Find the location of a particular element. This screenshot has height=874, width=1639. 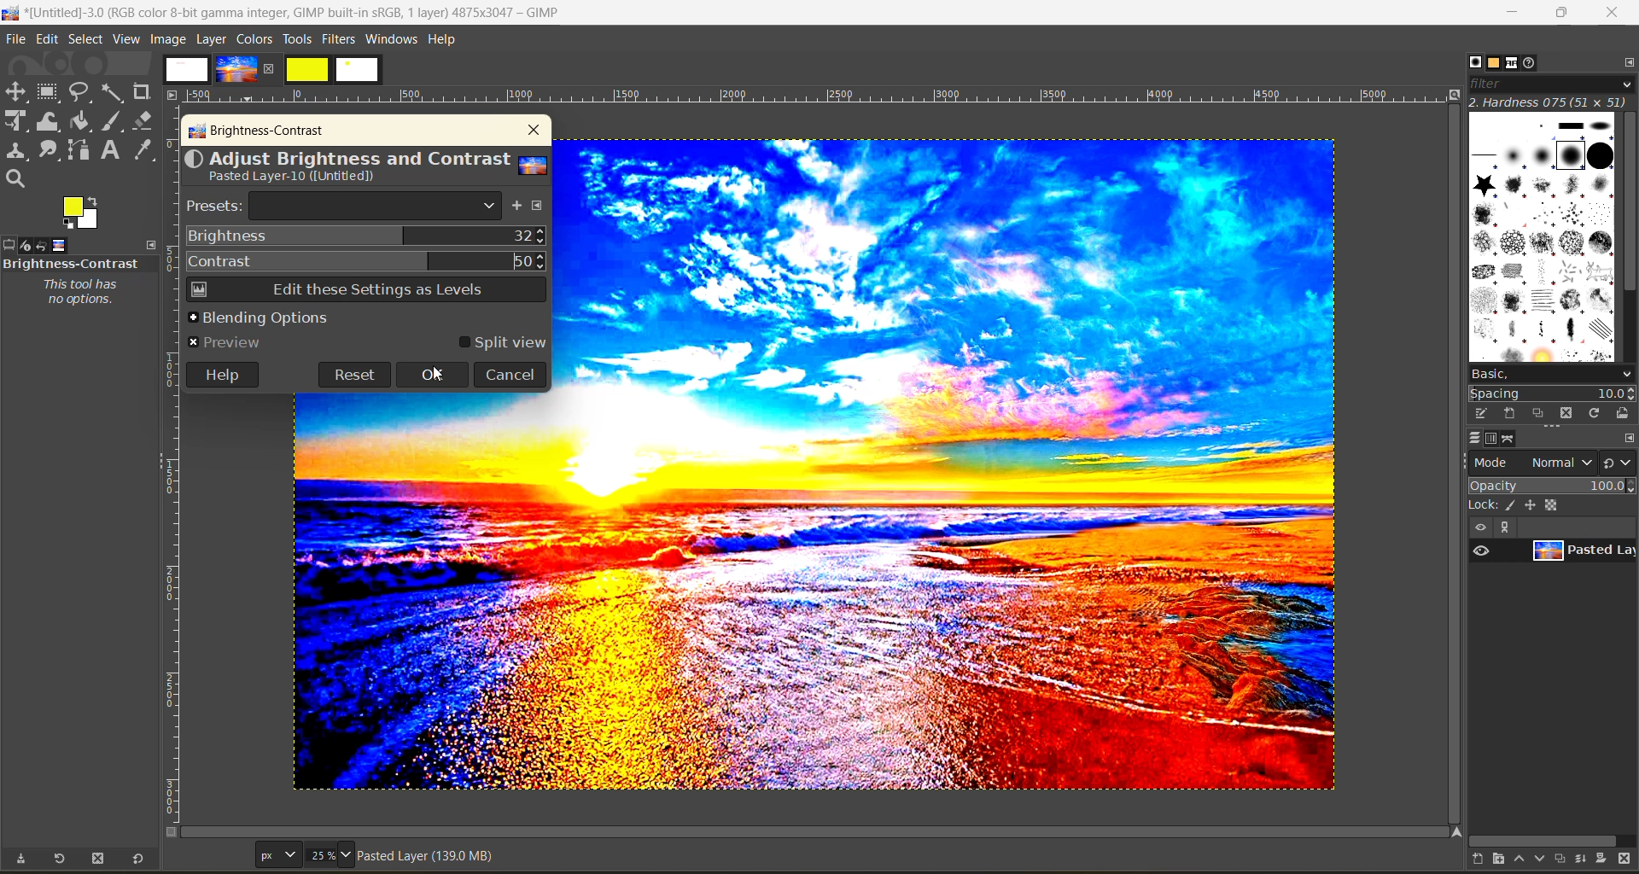

file is located at coordinates (15, 41).